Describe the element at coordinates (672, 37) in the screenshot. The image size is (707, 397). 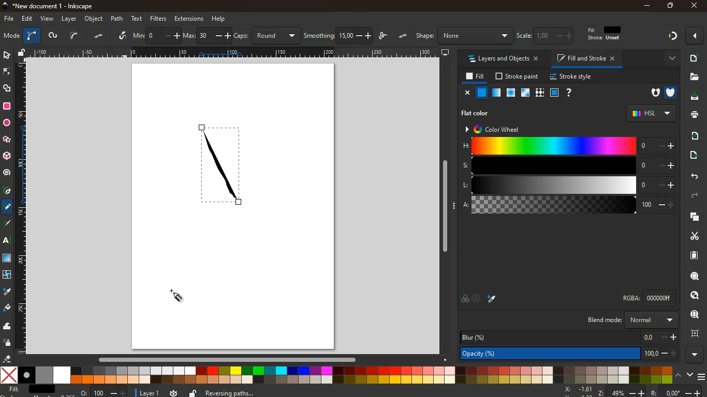
I see `diagram` at that location.